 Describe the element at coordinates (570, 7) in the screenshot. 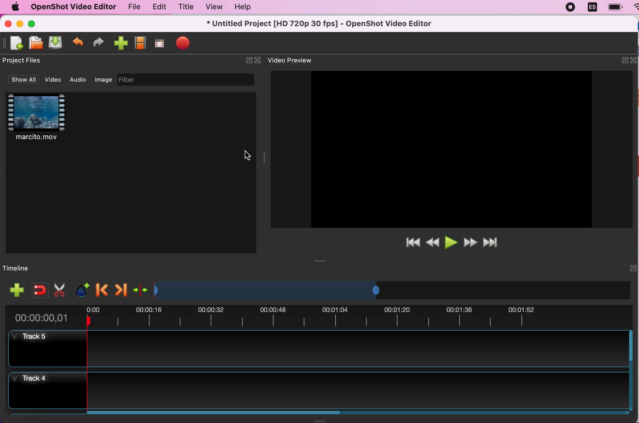

I see `recording stopped` at that location.